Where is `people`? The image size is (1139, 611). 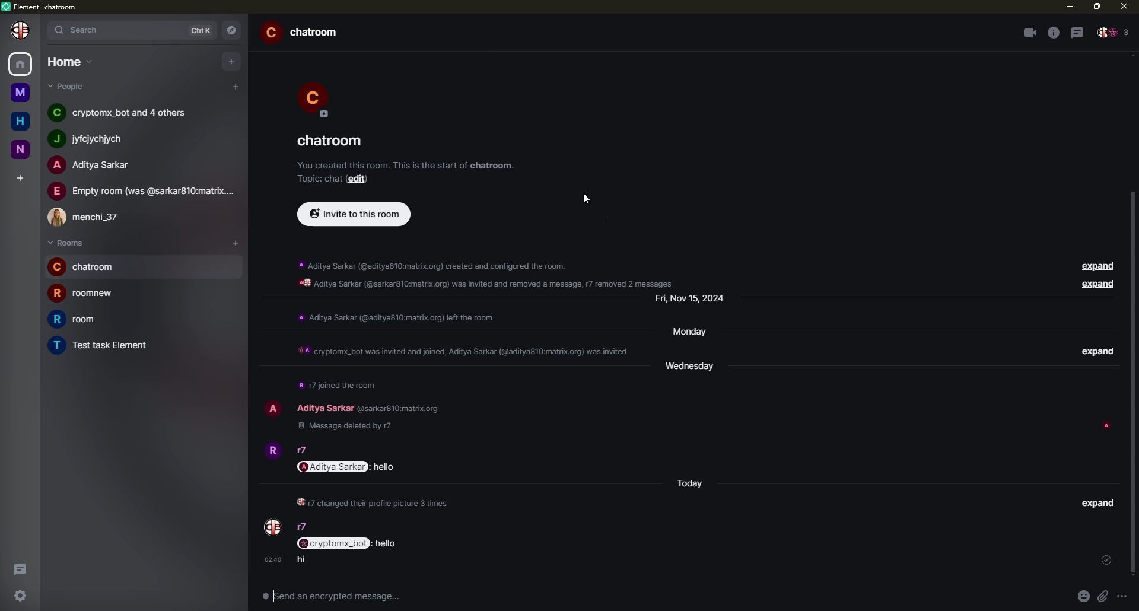 people is located at coordinates (68, 86).